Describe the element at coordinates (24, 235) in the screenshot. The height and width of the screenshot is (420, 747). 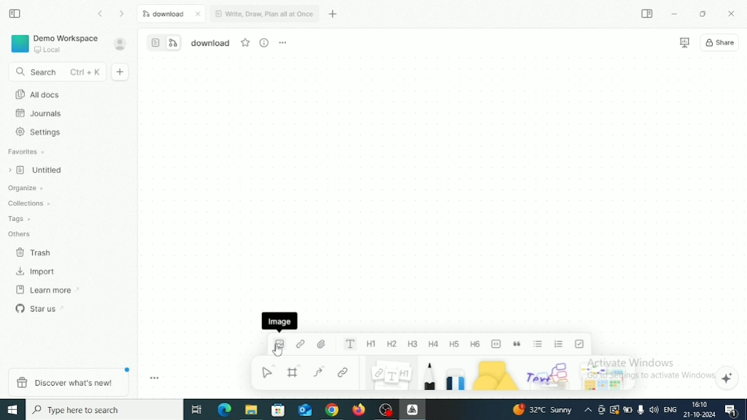
I see `Others` at that location.